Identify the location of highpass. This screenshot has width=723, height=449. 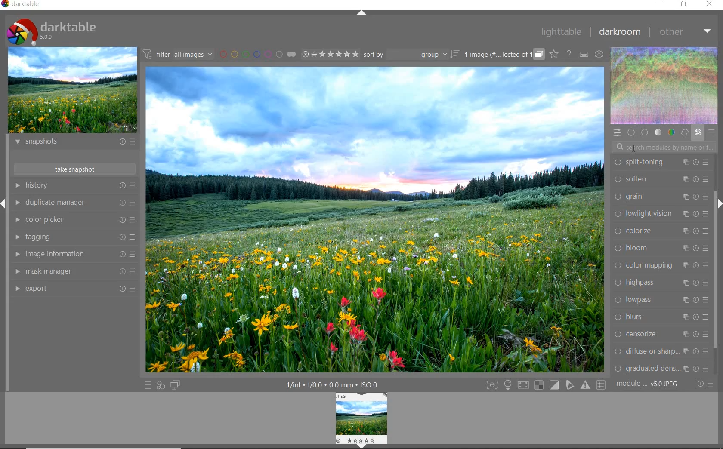
(659, 283).